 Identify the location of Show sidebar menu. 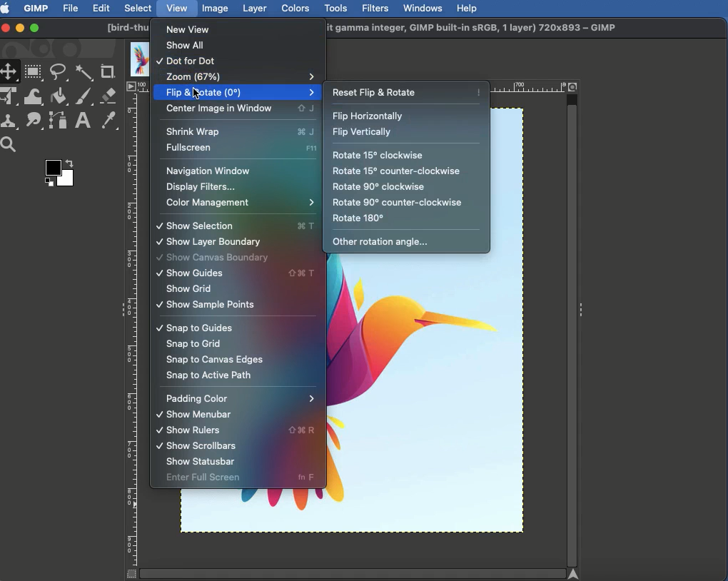
(583, 307).